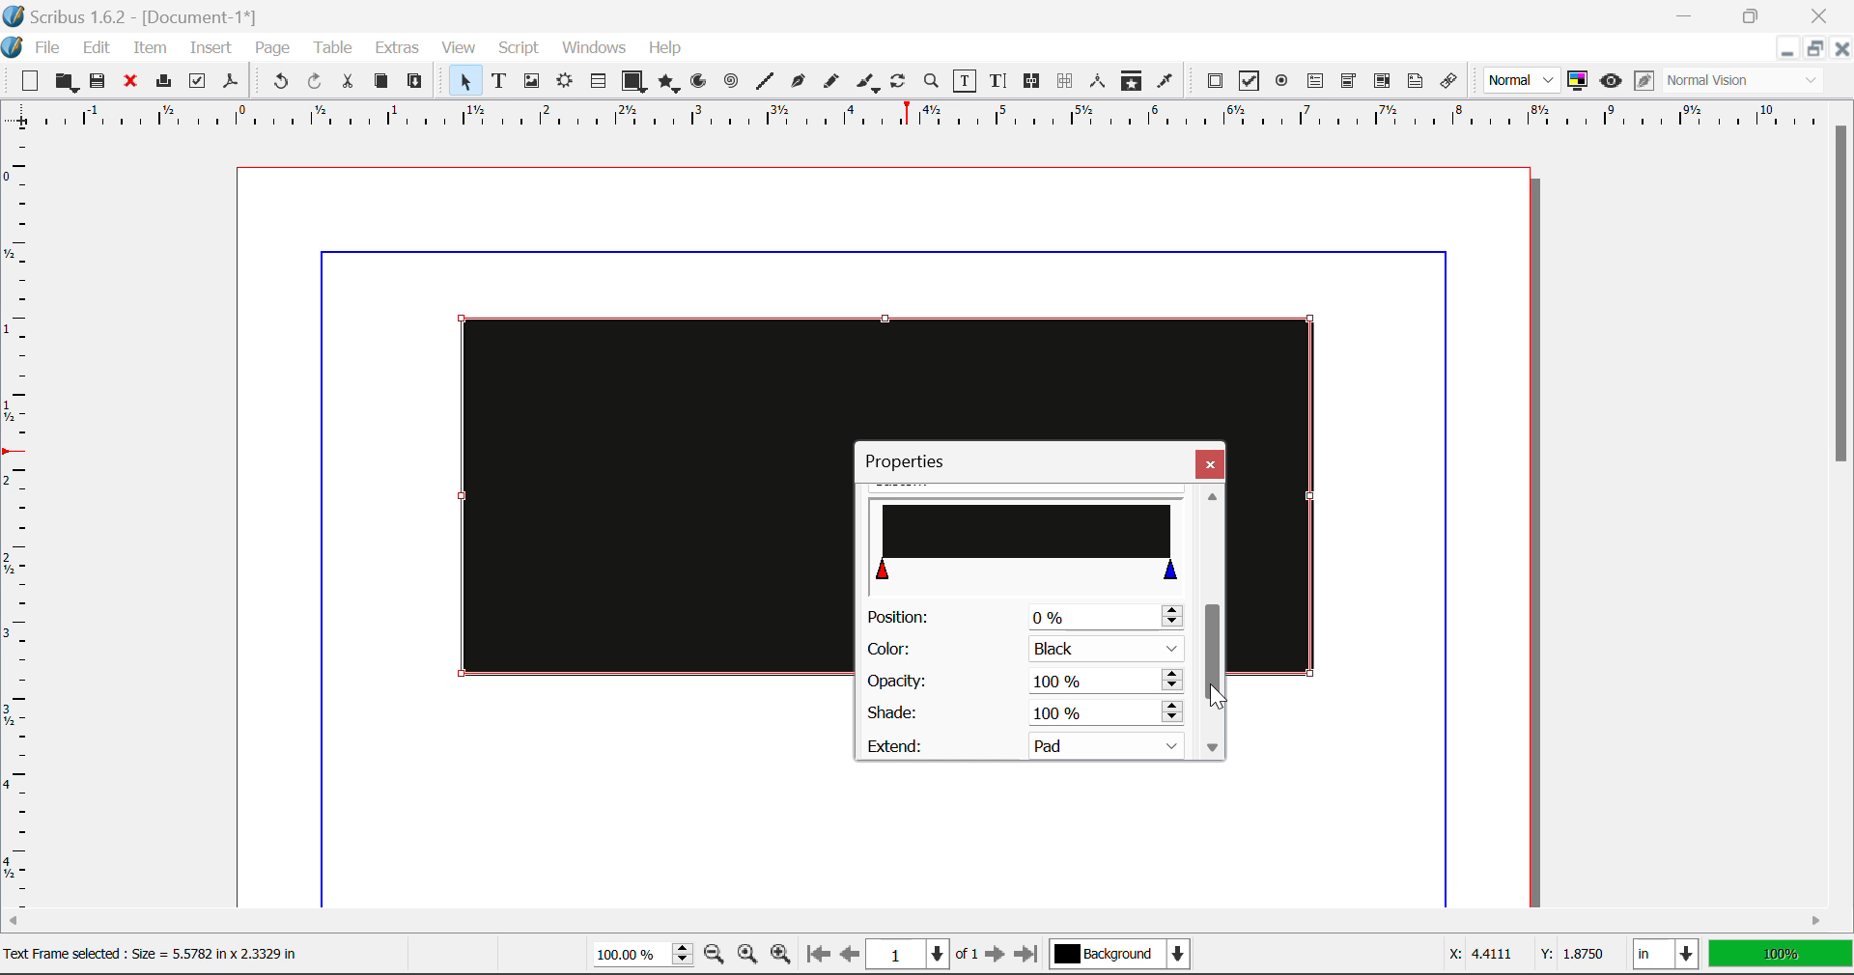 The height and width of the screenshot is (975, 1854). I want to click on Image Frame, so click(531, 84).